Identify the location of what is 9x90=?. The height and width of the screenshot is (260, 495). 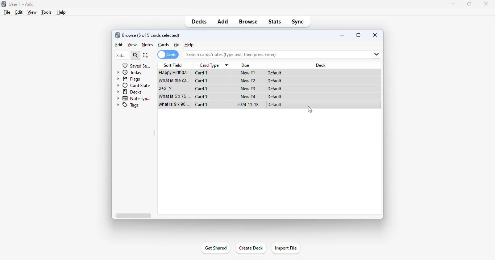
(175, 105).